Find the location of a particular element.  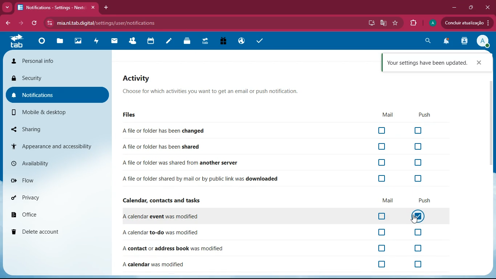

off is located at coordinates (411, 248).